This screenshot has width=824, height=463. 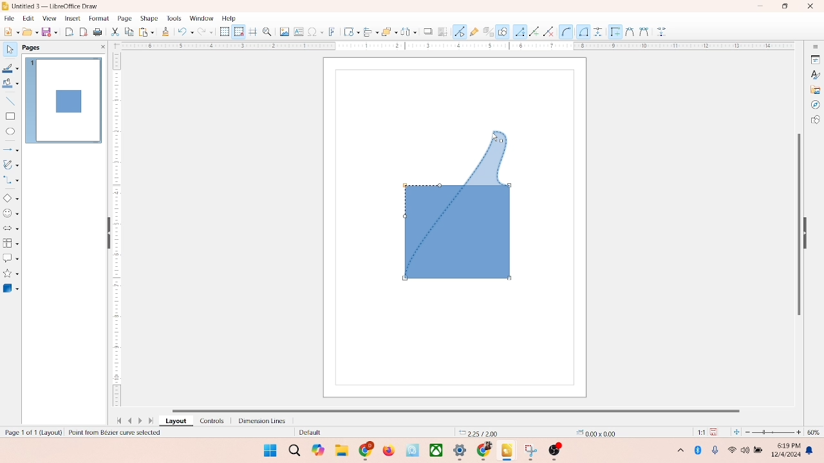 What do you see at coordinates (816, 432) in the screenshot?
I see `zoom percentage` at bounding box center [816, 432].